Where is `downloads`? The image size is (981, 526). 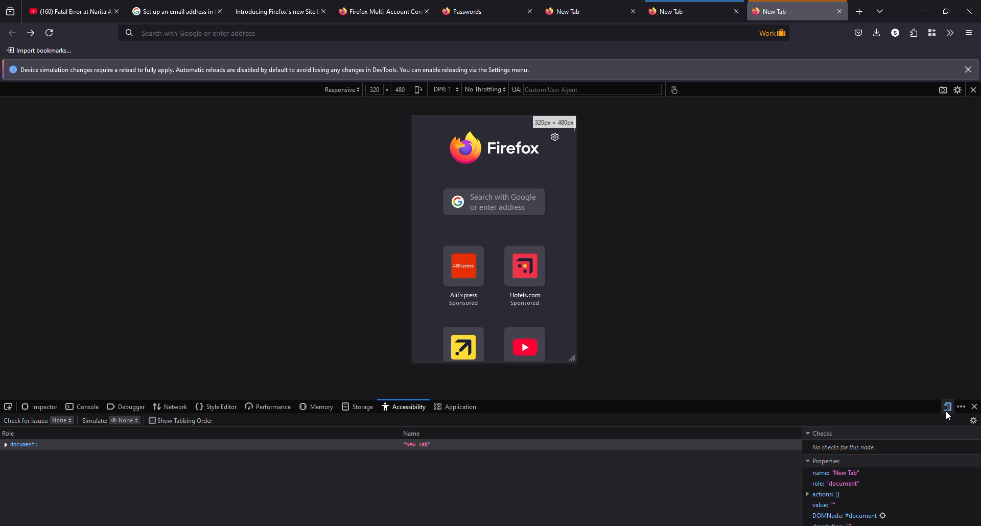 downloads is located at coordinates (876, 33).